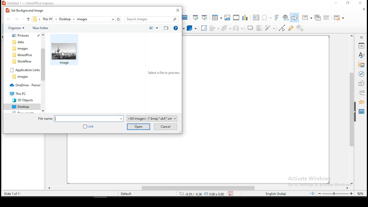  What do you see at coordinates (41, 28) in the screenshot?
I see `new folder` at bounding box center [41, 28].